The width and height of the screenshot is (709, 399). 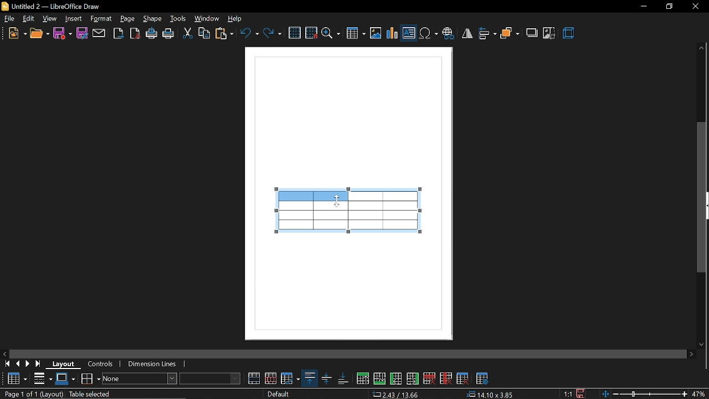 What do you see at coordinates (18, 364) in the screenshot?
I see `previous page` at bounding box center [18, 364].